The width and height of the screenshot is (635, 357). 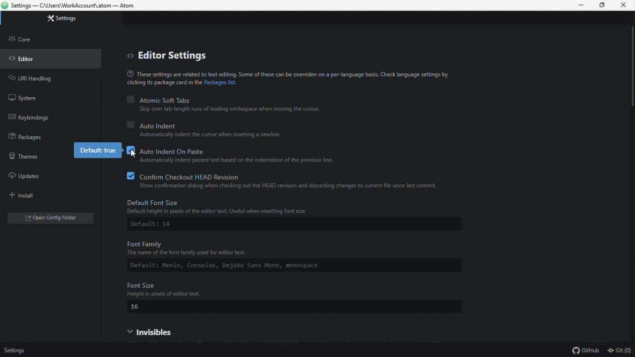 What do you see at coordinates (29, 157) in the screenshot?
I see `Themes` at bounding box center [29, 157].